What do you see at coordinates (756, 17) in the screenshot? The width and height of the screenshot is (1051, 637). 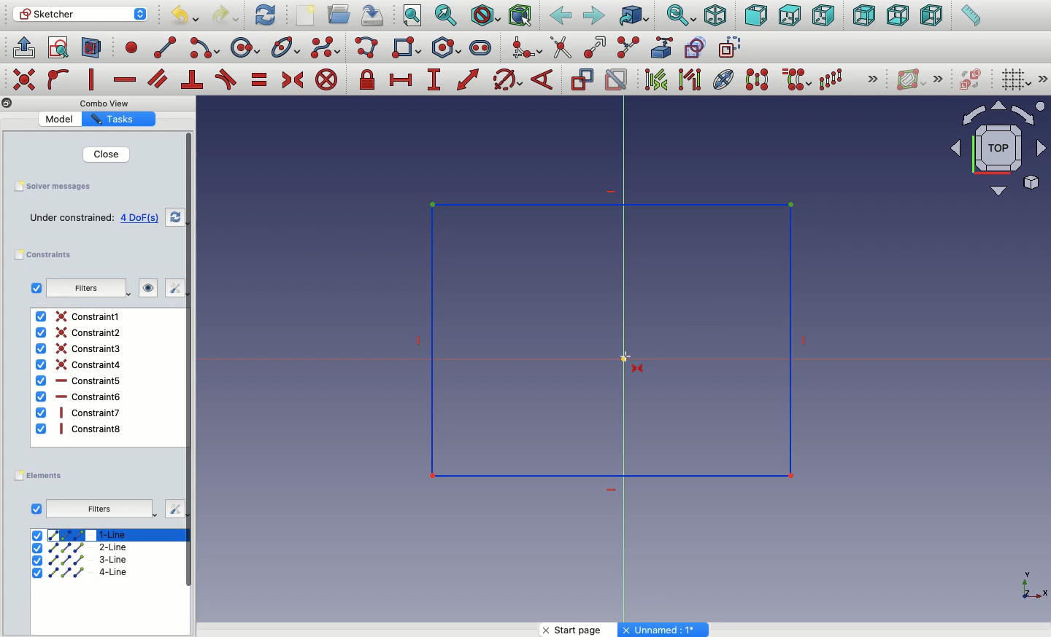 I see `Front` at bounding box center [756, 17].